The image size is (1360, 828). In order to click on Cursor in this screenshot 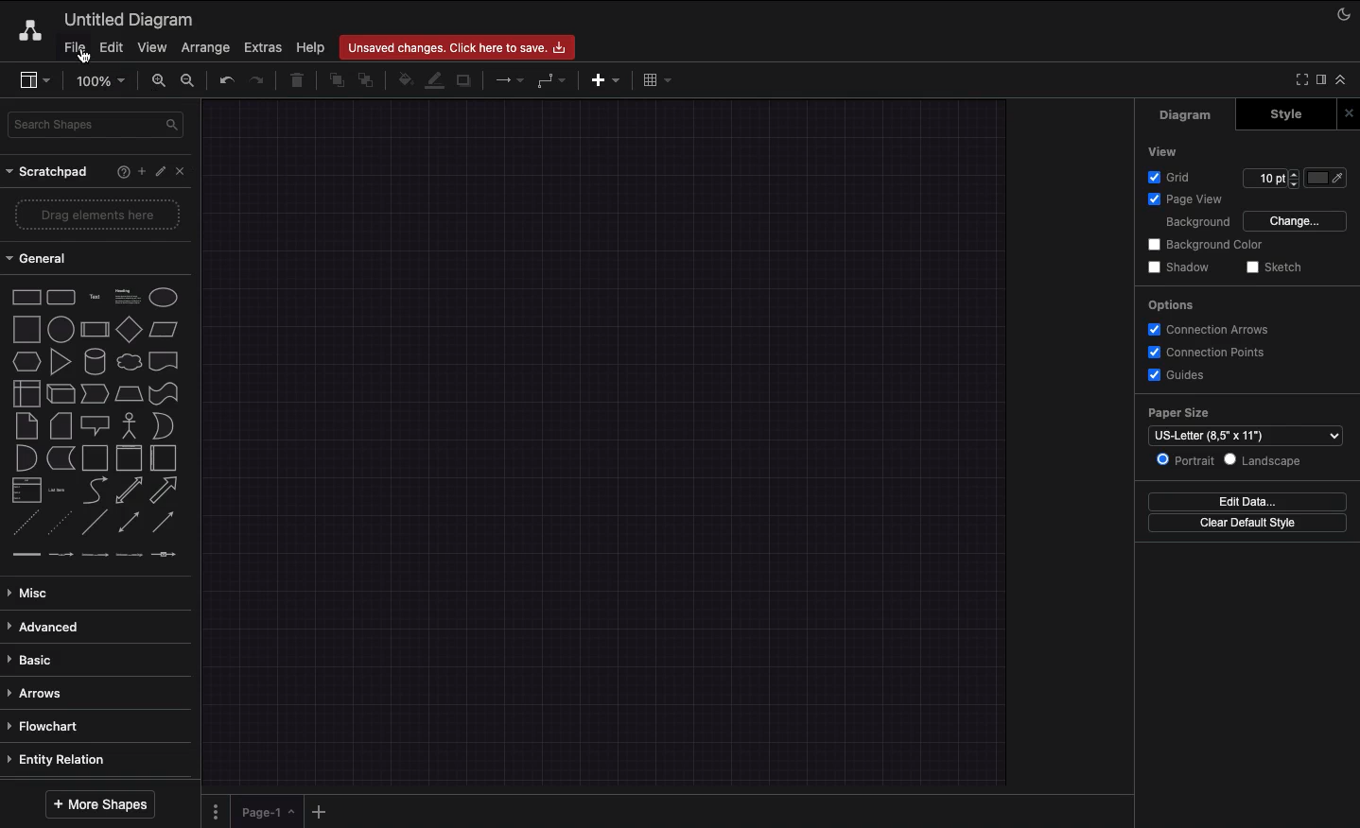, I will do `click(85, 57)`.